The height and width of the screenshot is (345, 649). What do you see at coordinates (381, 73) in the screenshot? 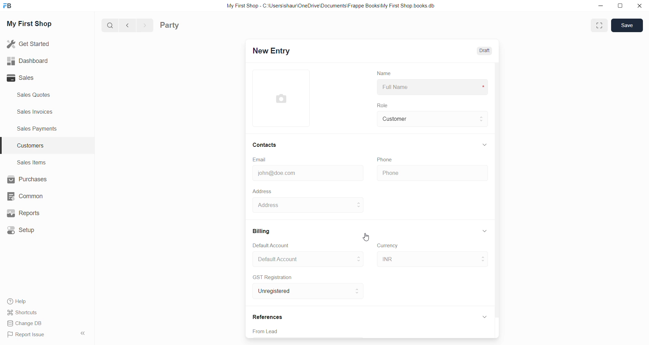
I see `Name` at bounding box center [381, 73].